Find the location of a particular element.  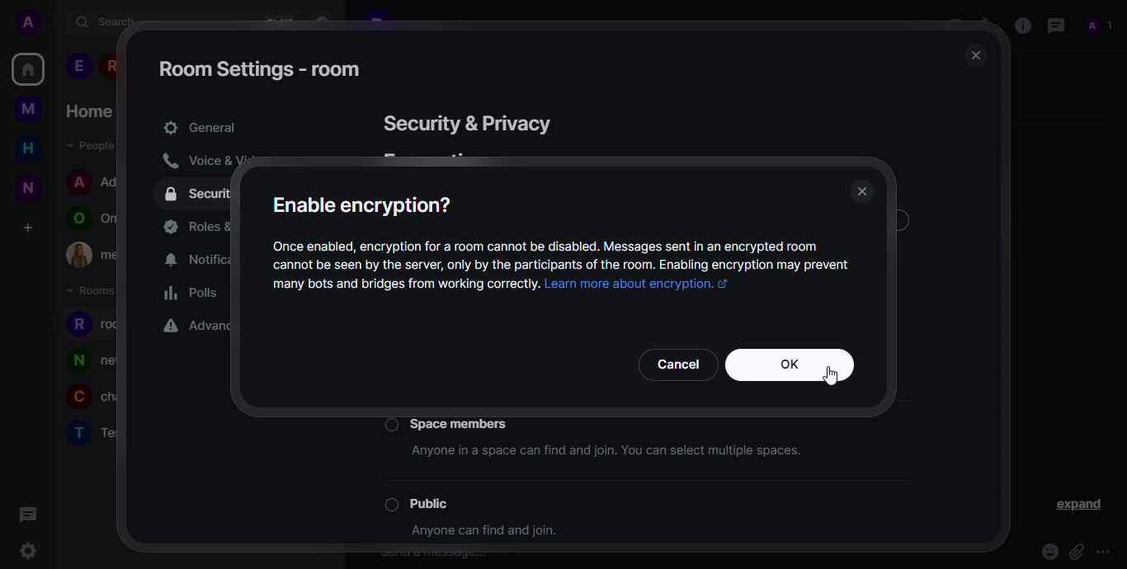

select is located at coordinates (389, 505).